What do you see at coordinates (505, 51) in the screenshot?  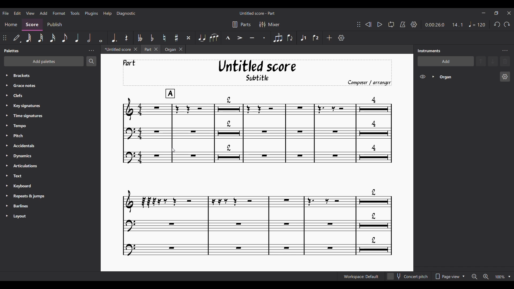 I see `Instrument settings` at bounding box center [505, 51].